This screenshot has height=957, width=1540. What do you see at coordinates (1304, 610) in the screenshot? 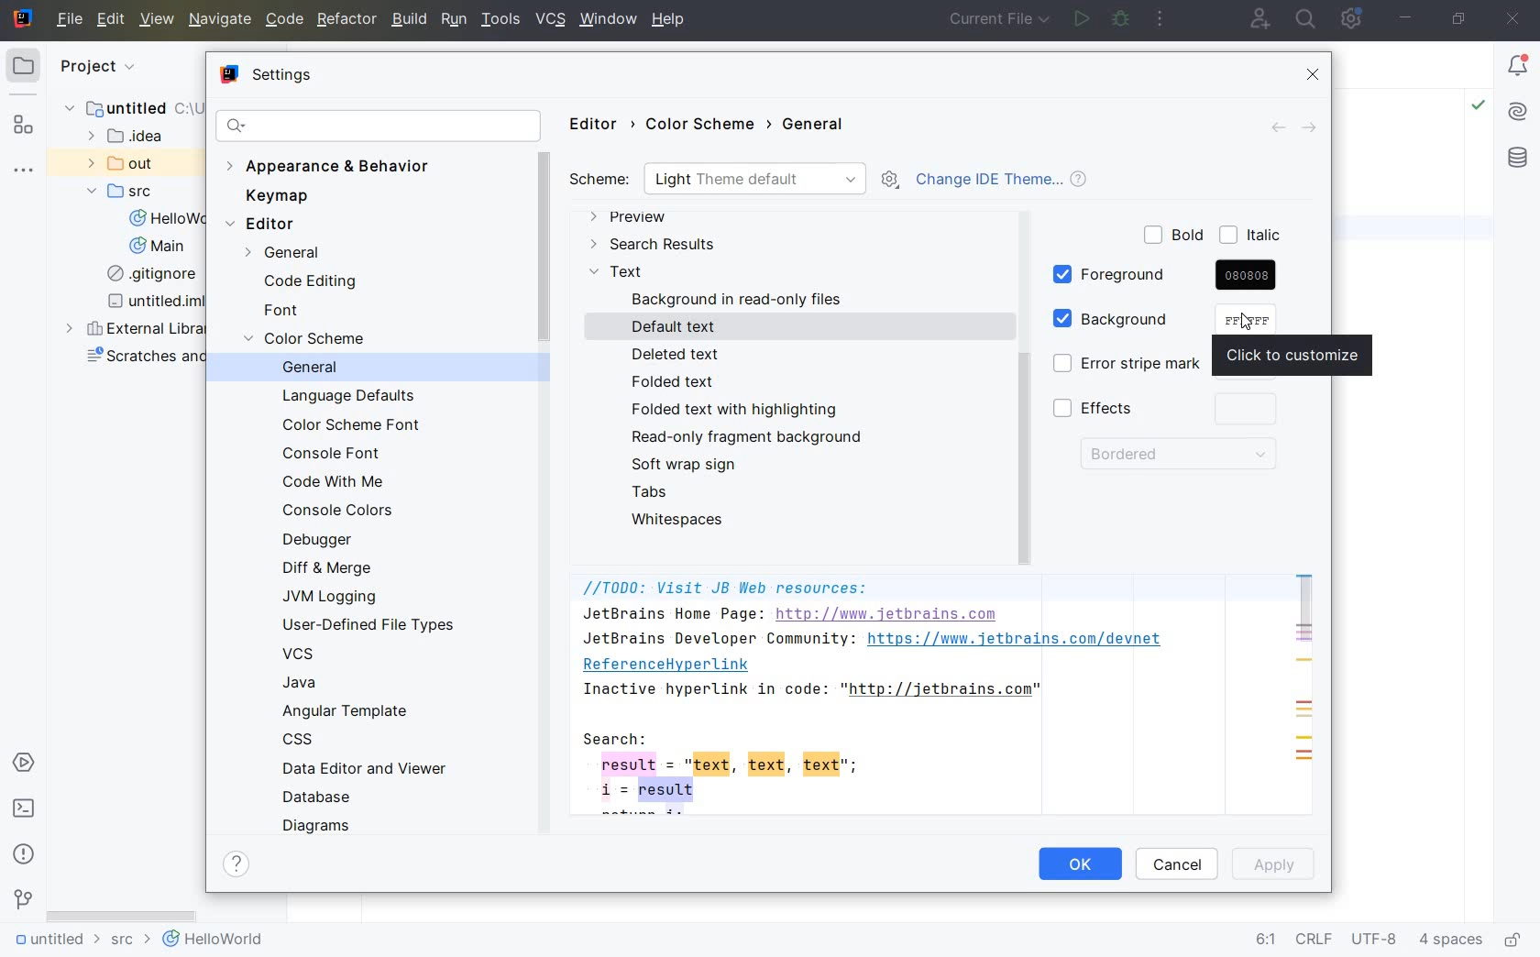
I see `SCROLLBAR` at bounding box center [1304, 610].